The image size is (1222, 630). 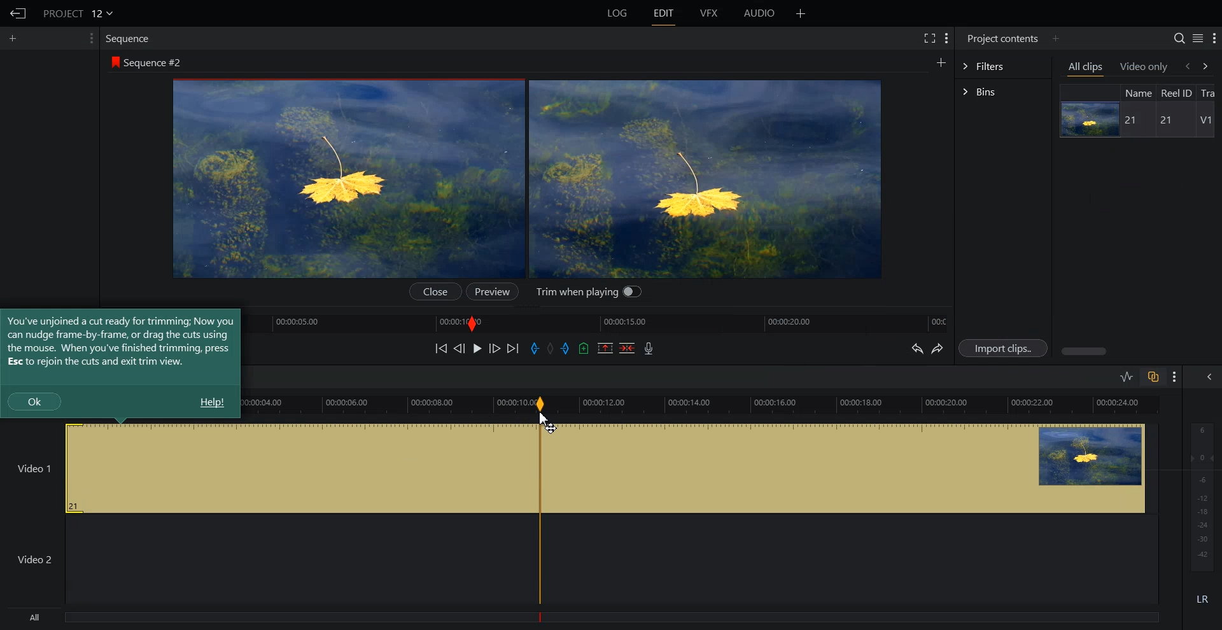 I want to click on Sequence, so click(x=130, y=39).